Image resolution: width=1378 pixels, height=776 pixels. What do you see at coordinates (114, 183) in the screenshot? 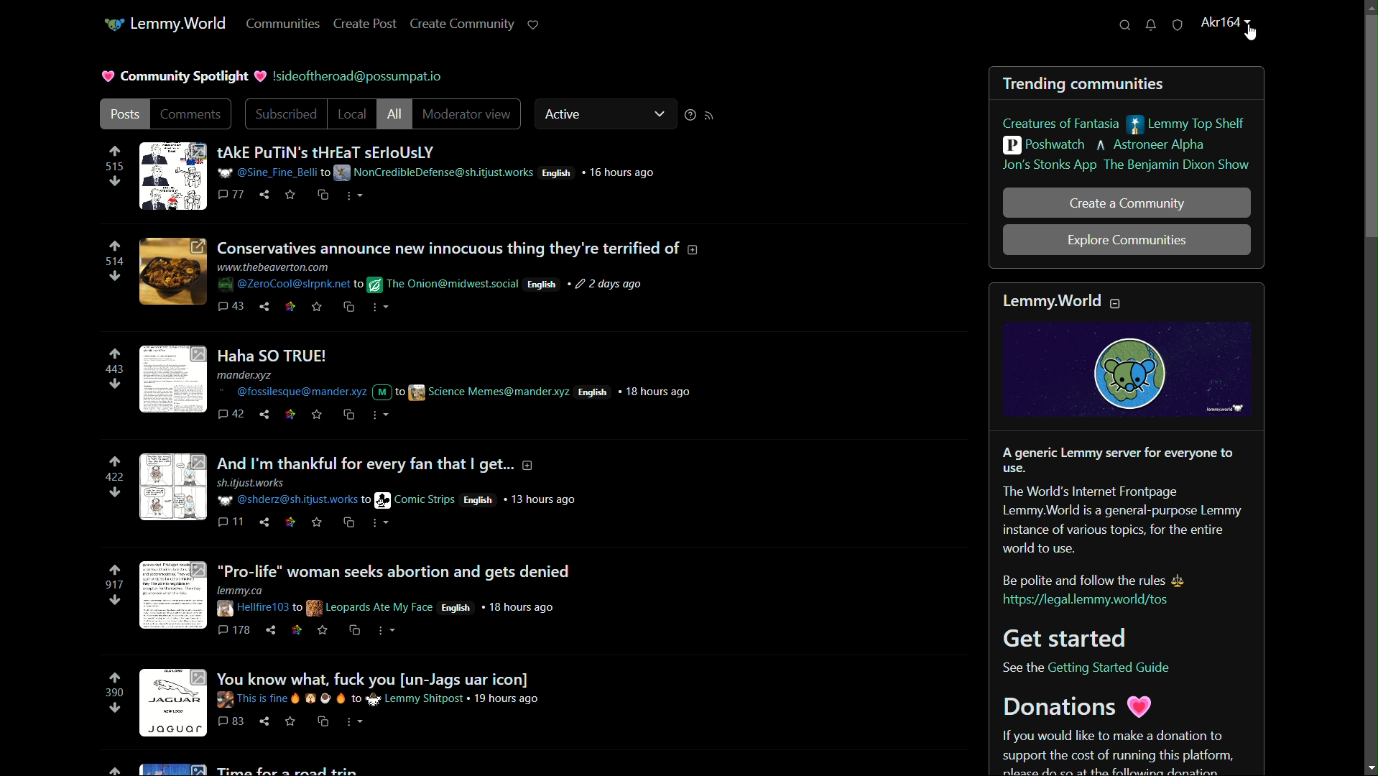
I see `downvote` at bounding box center [114, 183].